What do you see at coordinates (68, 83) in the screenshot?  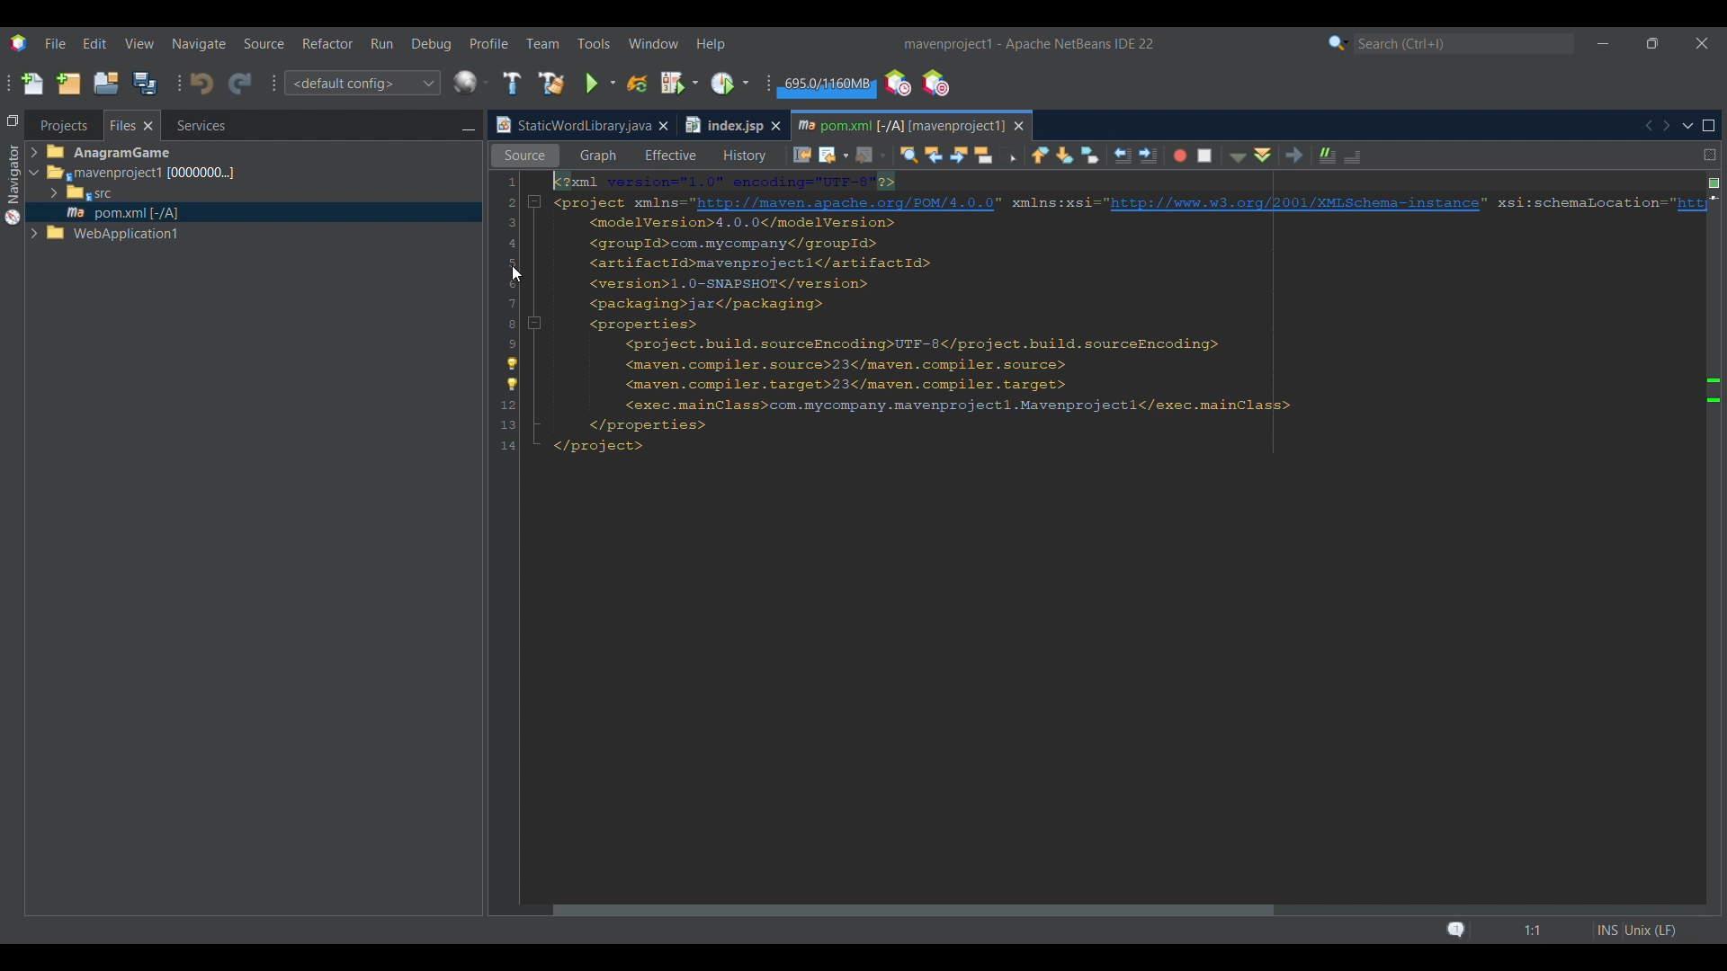 I see `New project` at bounding box center [68, 83].